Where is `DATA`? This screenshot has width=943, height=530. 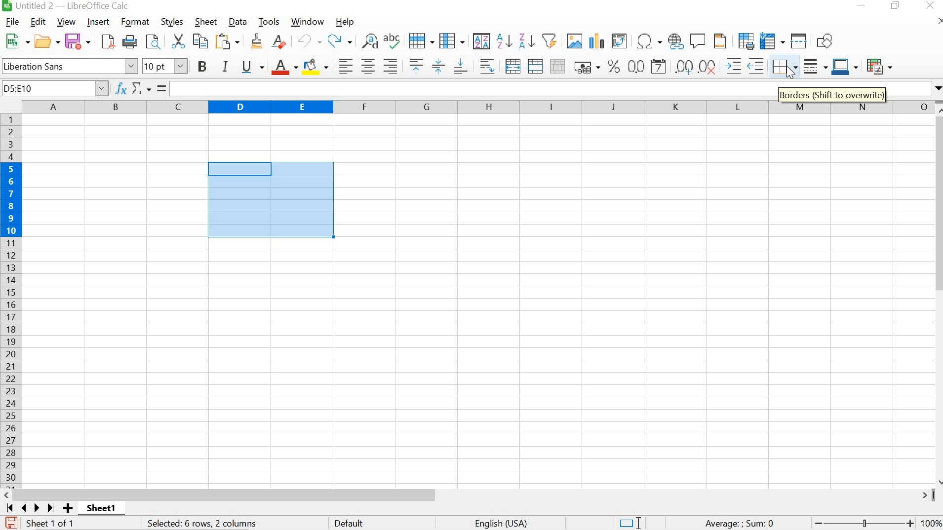
DATA is located at coordinates (236, 21).